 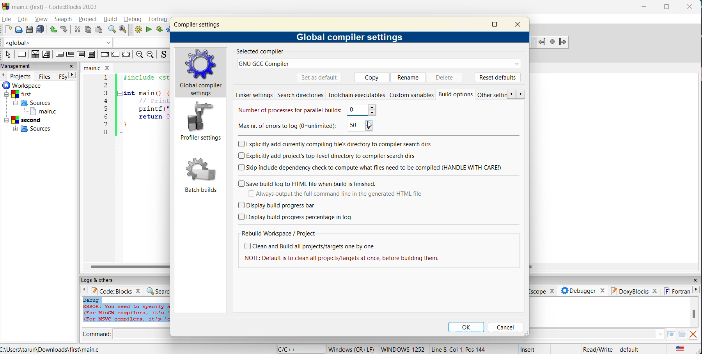 What do you see at coordinates (335, 194) in the screenshot?
I see `always output the full command line in the generated html file` at bounding box center [335, 194].